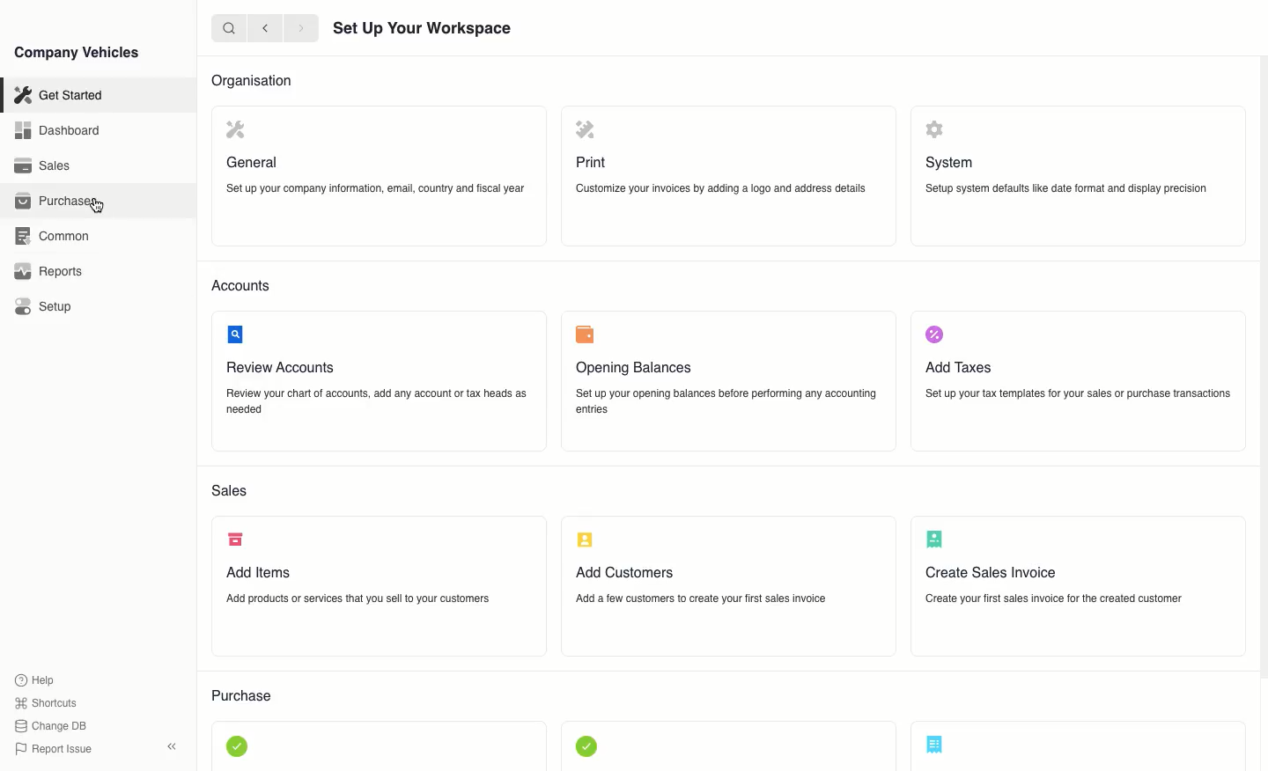  I want to click on common, so click(52, 236).